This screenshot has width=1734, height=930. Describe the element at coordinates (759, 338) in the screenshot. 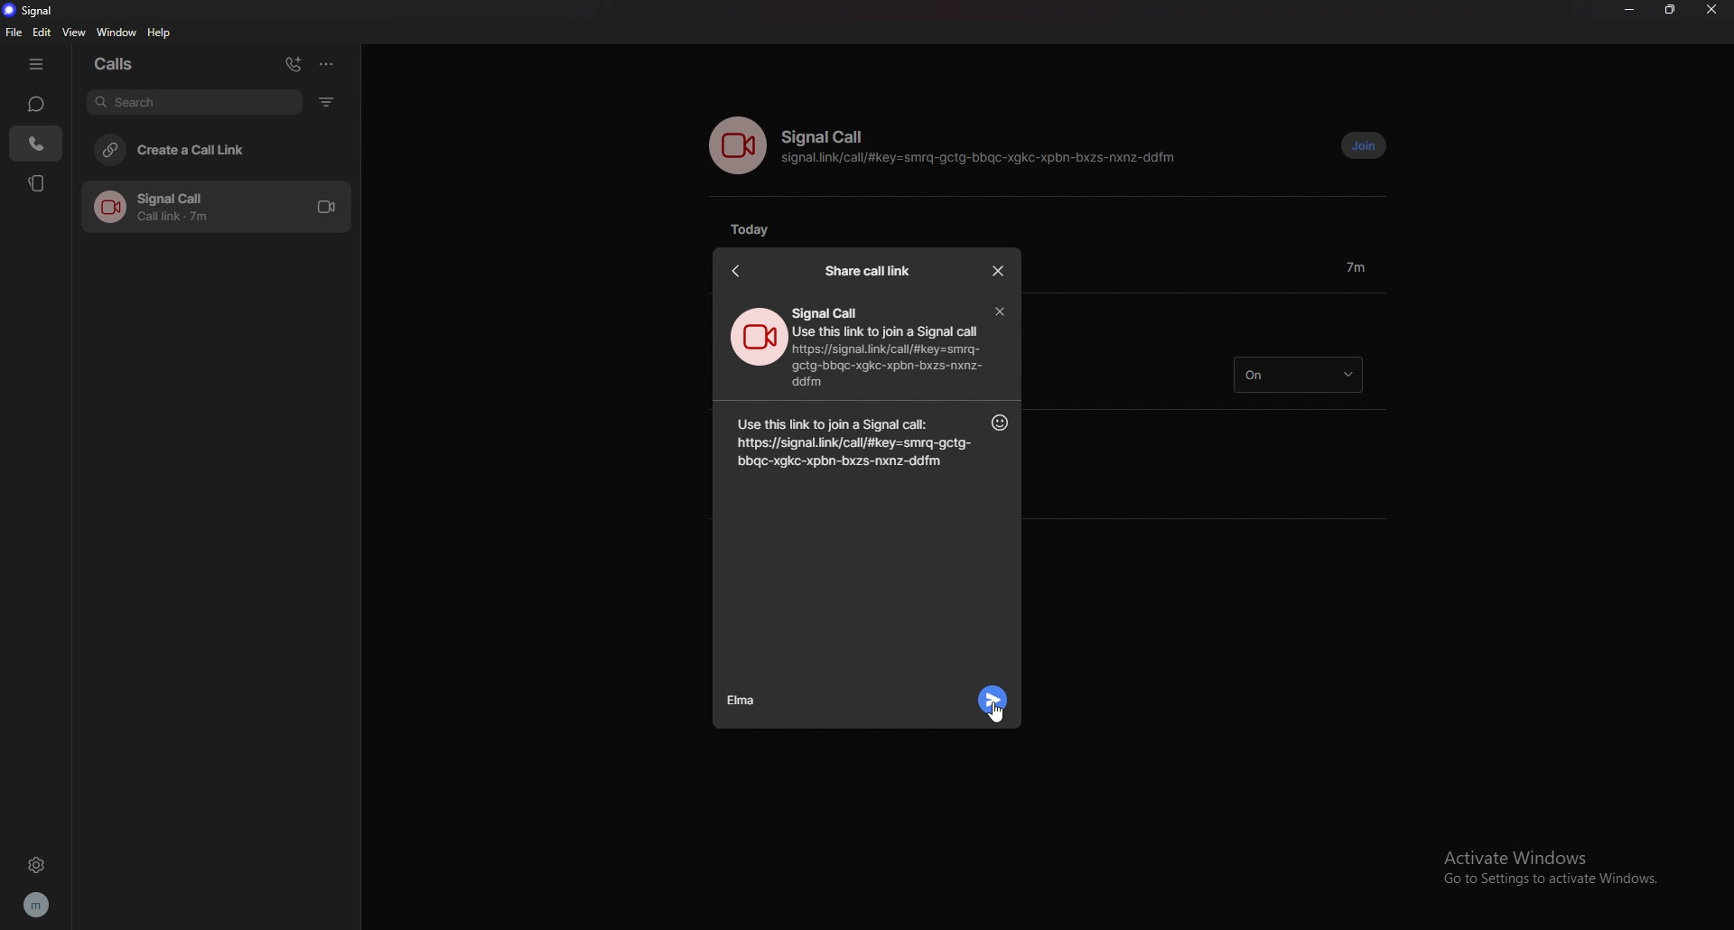

I see `call image` at that location.